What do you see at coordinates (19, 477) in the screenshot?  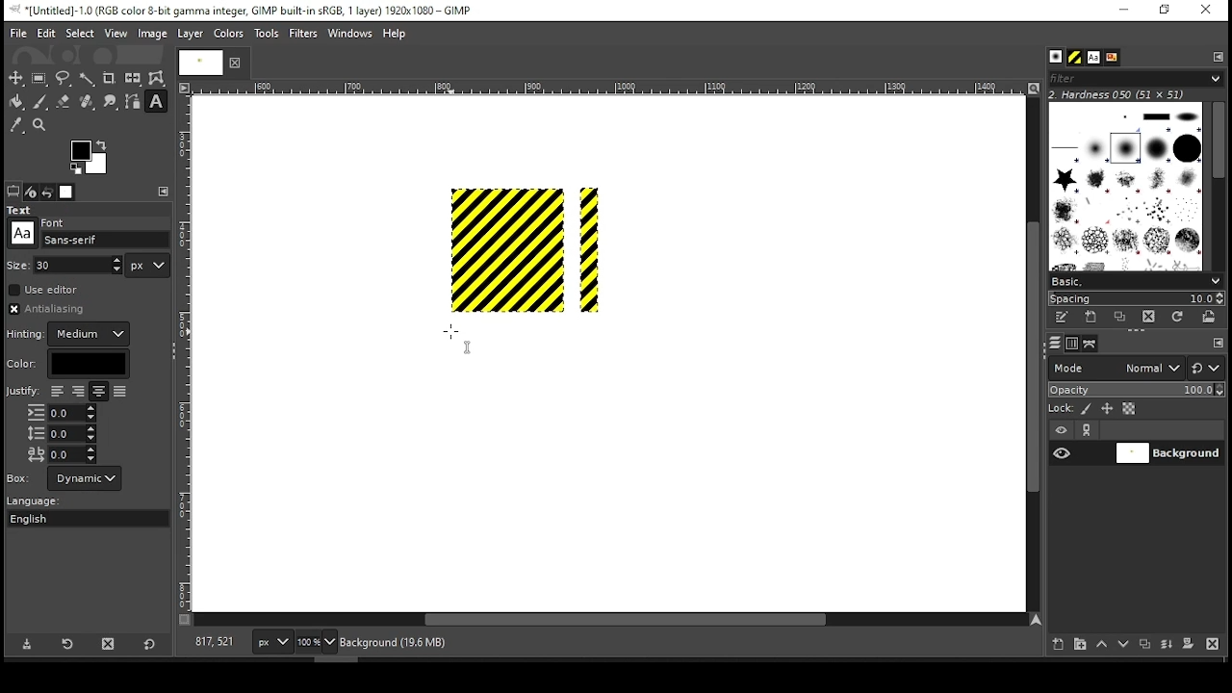 I see `` at bounding box center [19, 477].